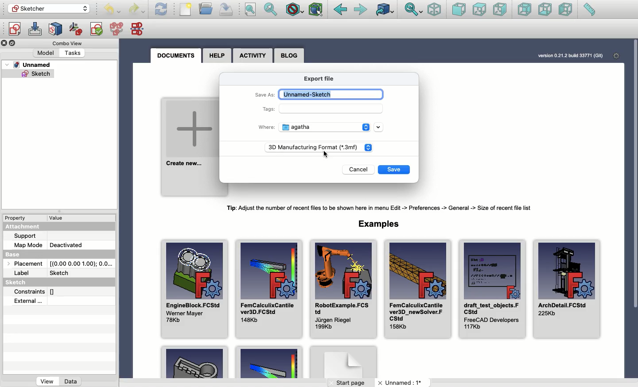  I want to click on Combo view, so click(66, 43).